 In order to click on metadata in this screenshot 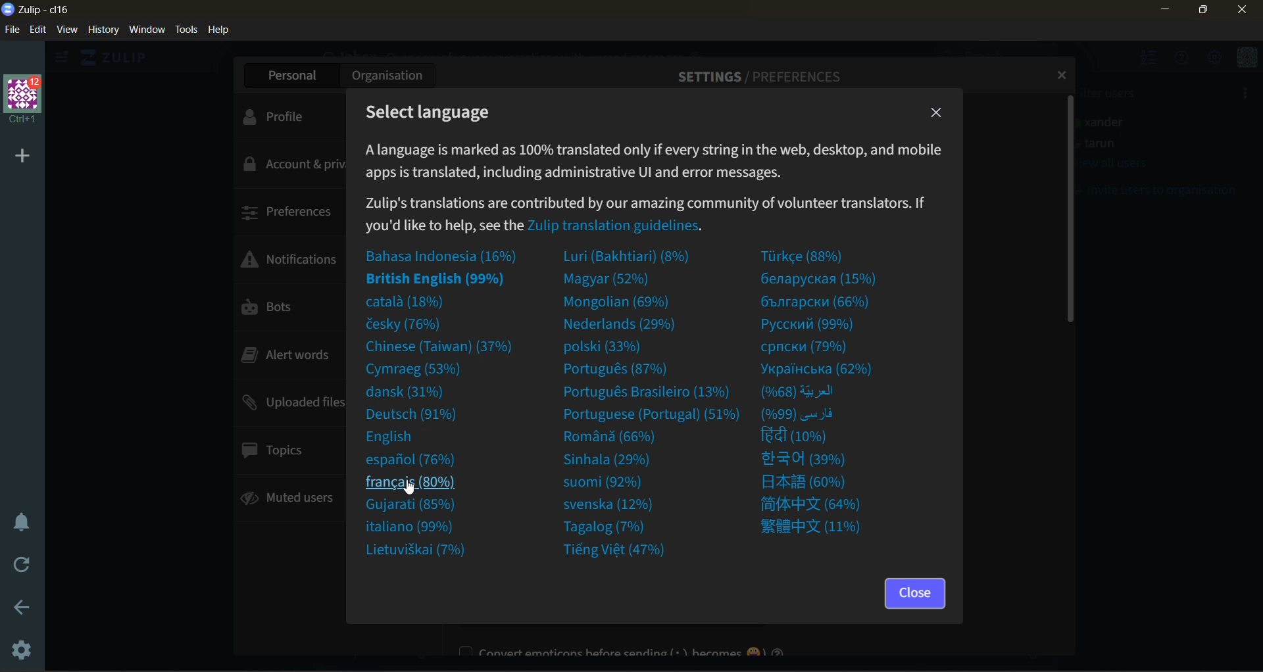, I will do `click(666, 162)`.